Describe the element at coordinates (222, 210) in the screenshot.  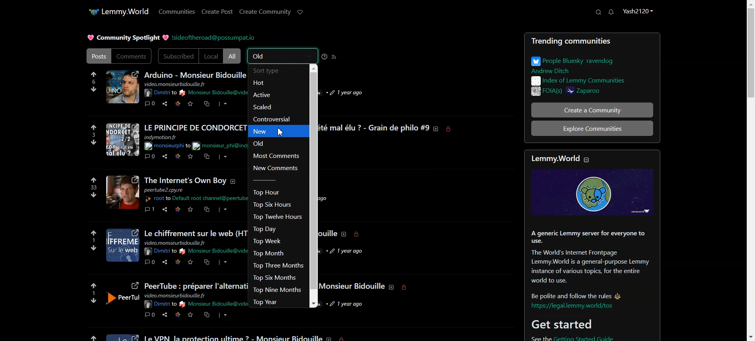
I see `` at that location.